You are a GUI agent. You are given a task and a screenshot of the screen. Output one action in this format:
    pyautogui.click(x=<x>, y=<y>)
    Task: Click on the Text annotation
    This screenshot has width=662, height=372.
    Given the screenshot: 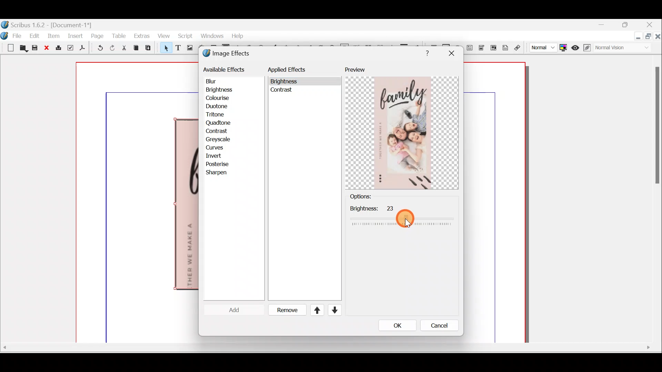 What is the action you would take?
    pyautogui.click(x=505, y=47)
    